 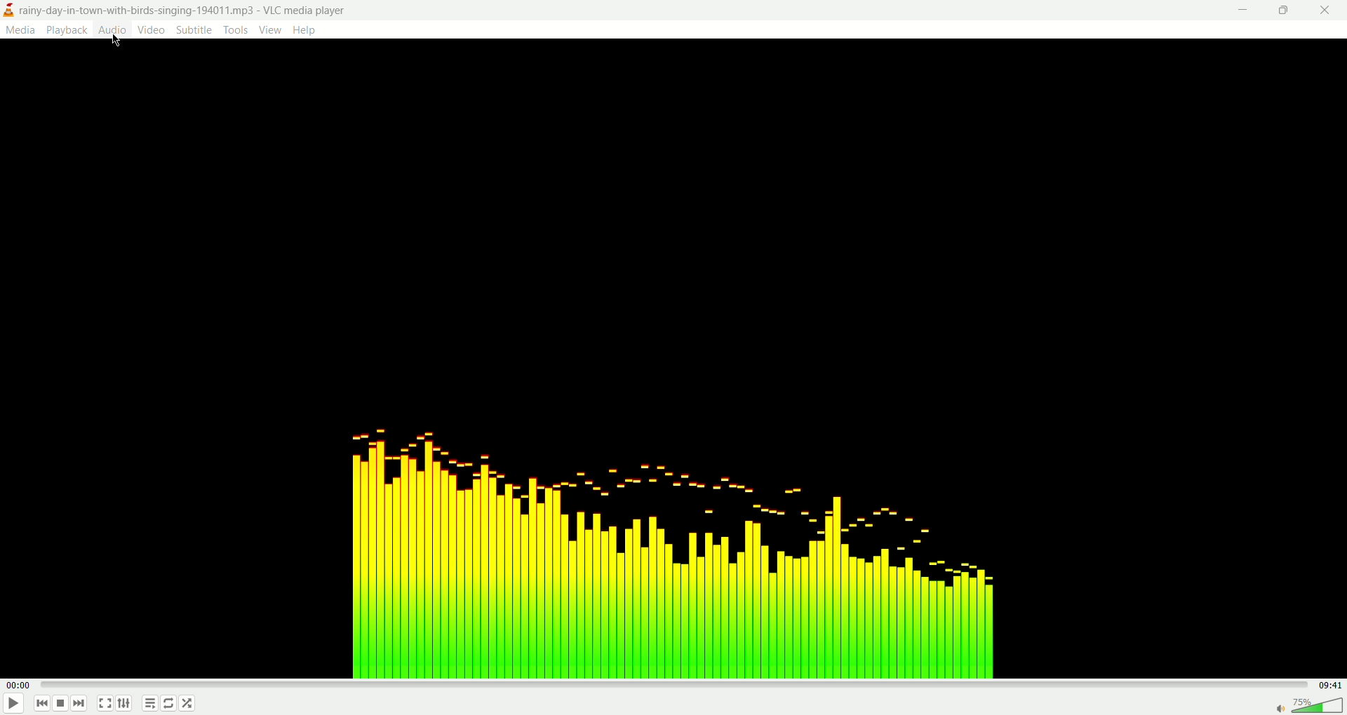 What do you see at coordinates (61, 705) in the screenshot?
I see `stop` at bounding box center [61, 705].